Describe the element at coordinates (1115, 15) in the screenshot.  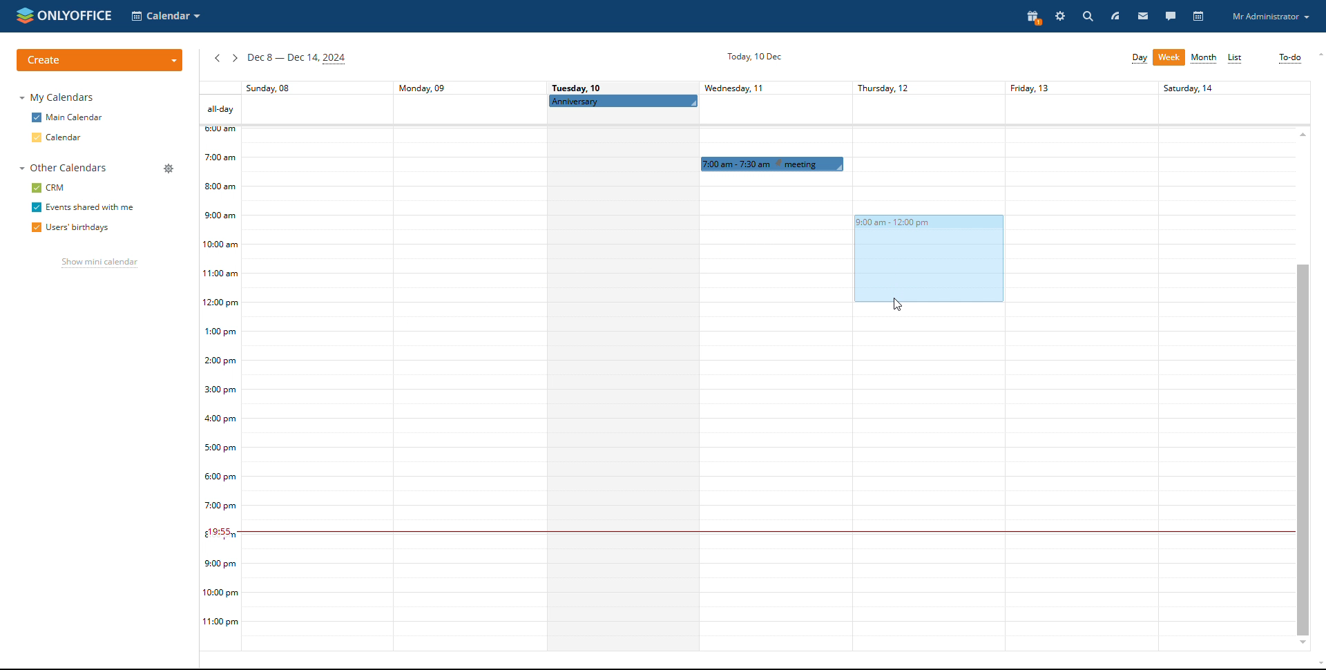
I see `feed` at that location.